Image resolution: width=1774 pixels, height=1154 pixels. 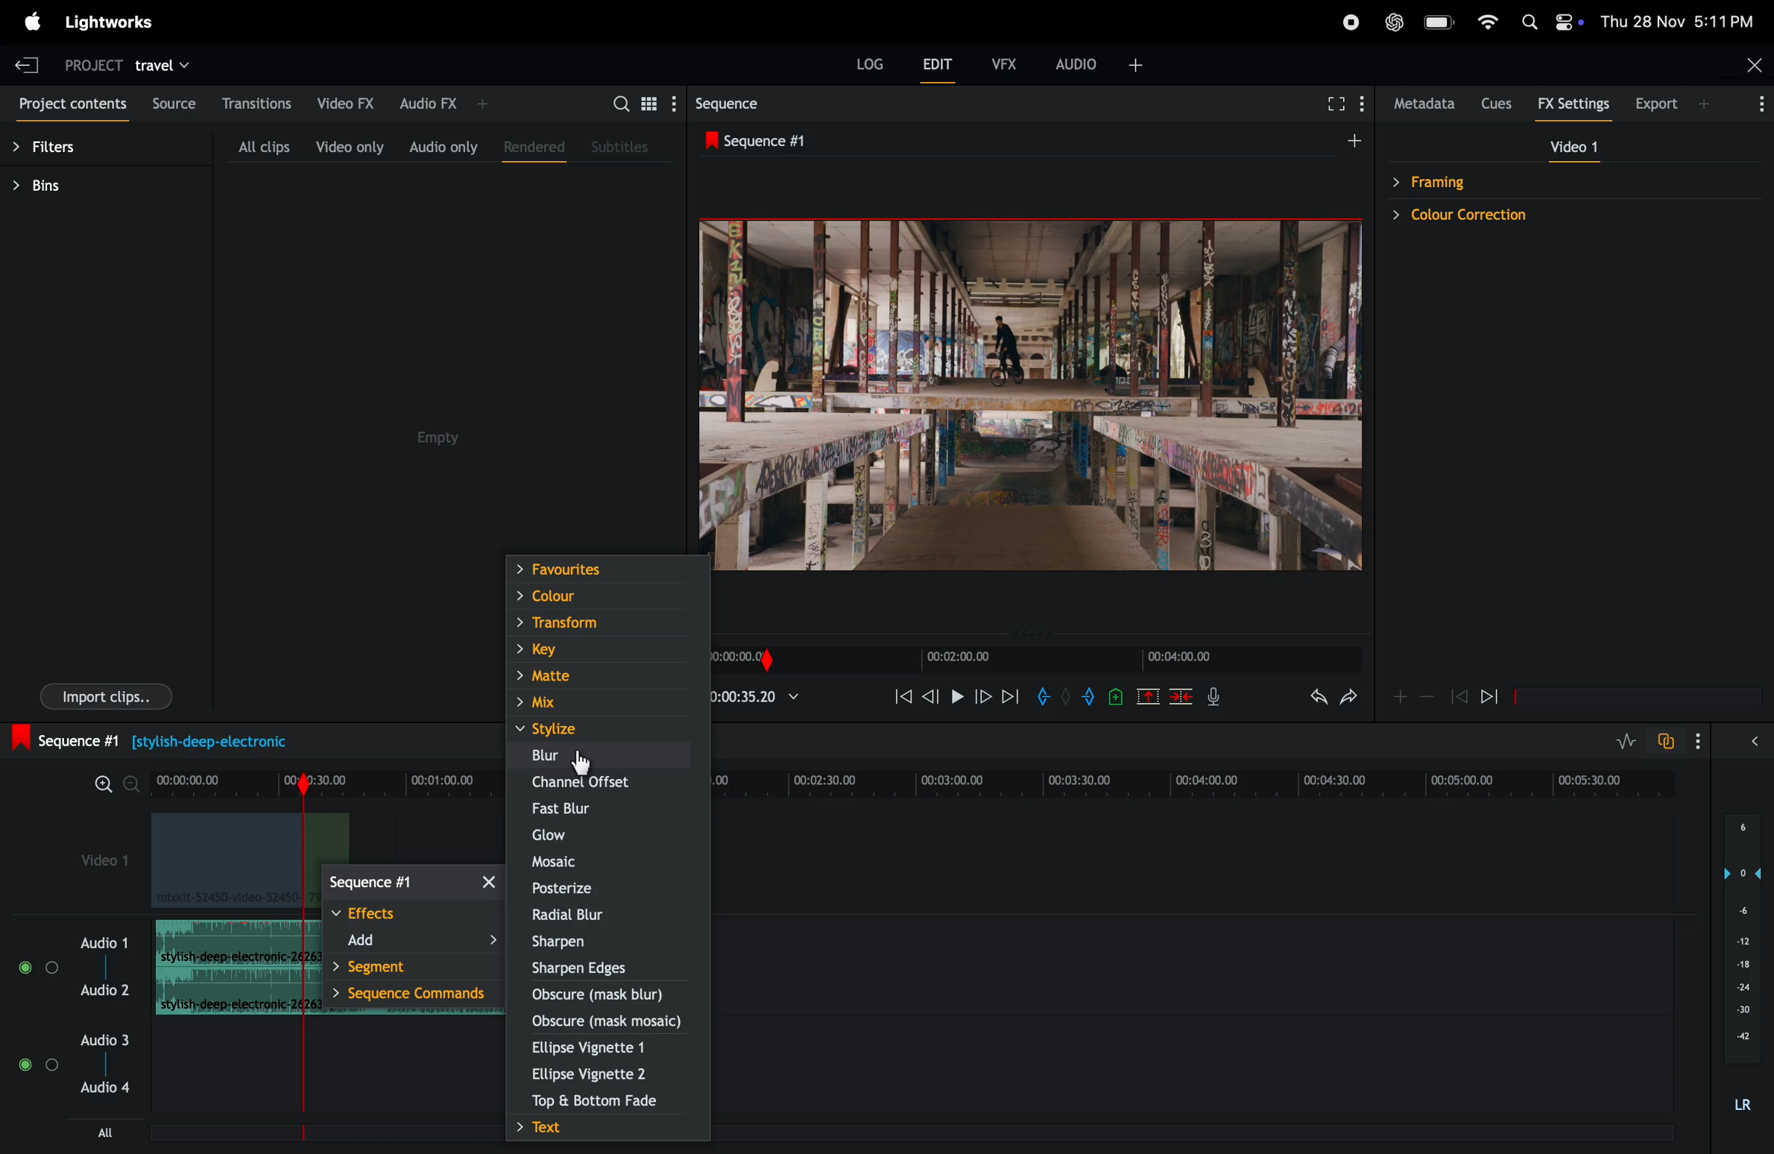 What do you see at coordinates (1459, 697) in the screenshot?
I see `rewind` at bounding box center [1459, 697].